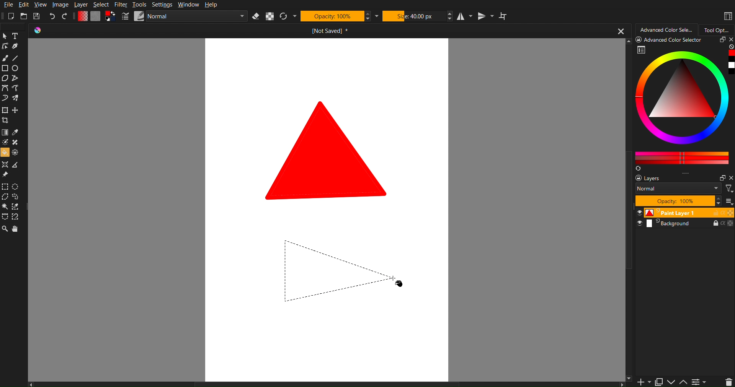  I want to click on Tool Options, so click(719, 29).